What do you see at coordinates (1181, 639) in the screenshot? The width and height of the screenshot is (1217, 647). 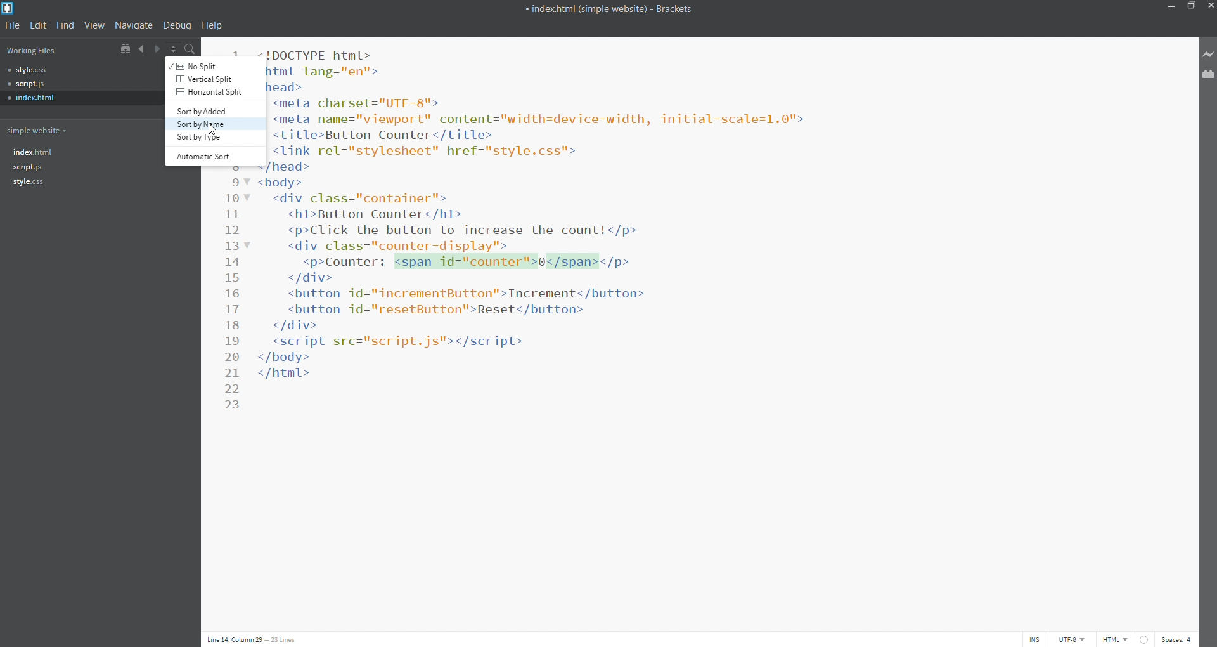 I see `space count` at bounding box center [1181, 639].